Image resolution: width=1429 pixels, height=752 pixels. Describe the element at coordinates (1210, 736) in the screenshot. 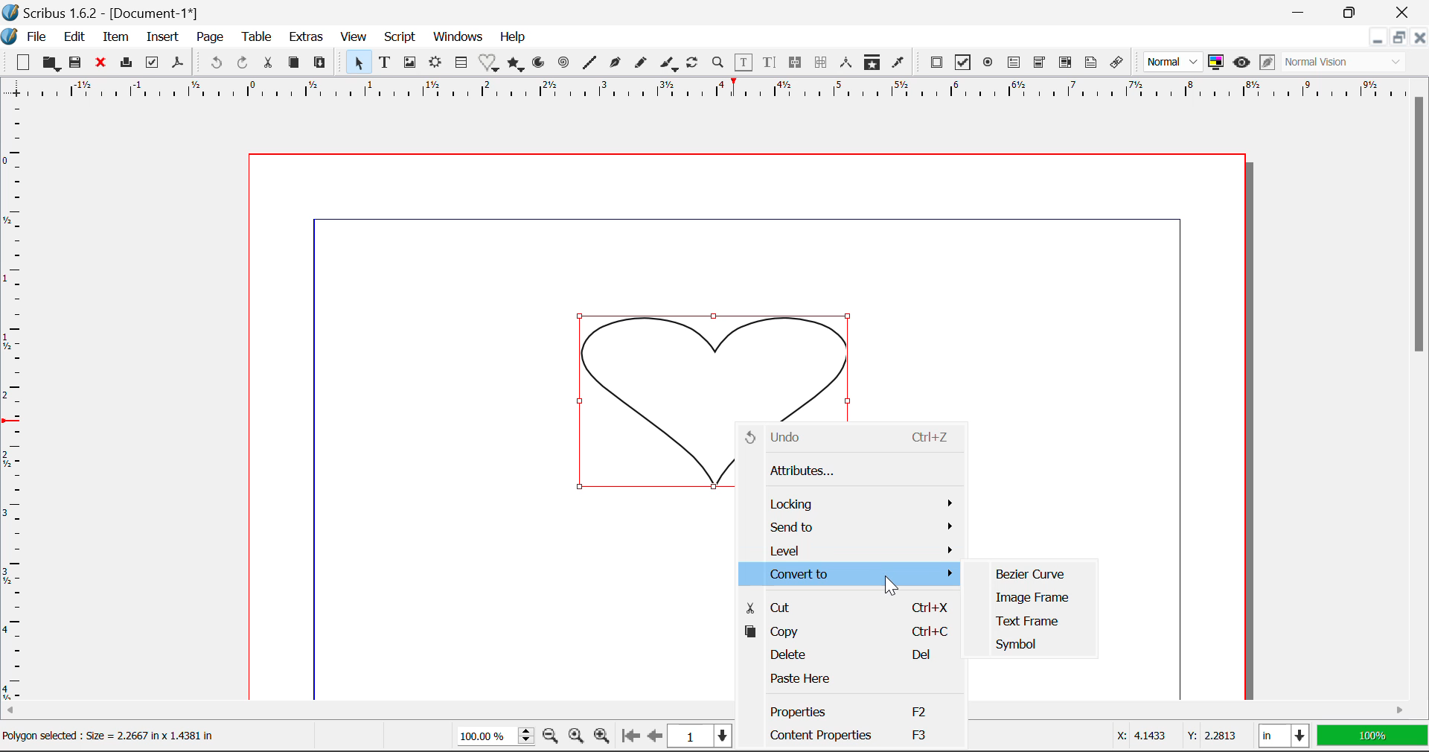

I see `Y: 2.2813` at that location.